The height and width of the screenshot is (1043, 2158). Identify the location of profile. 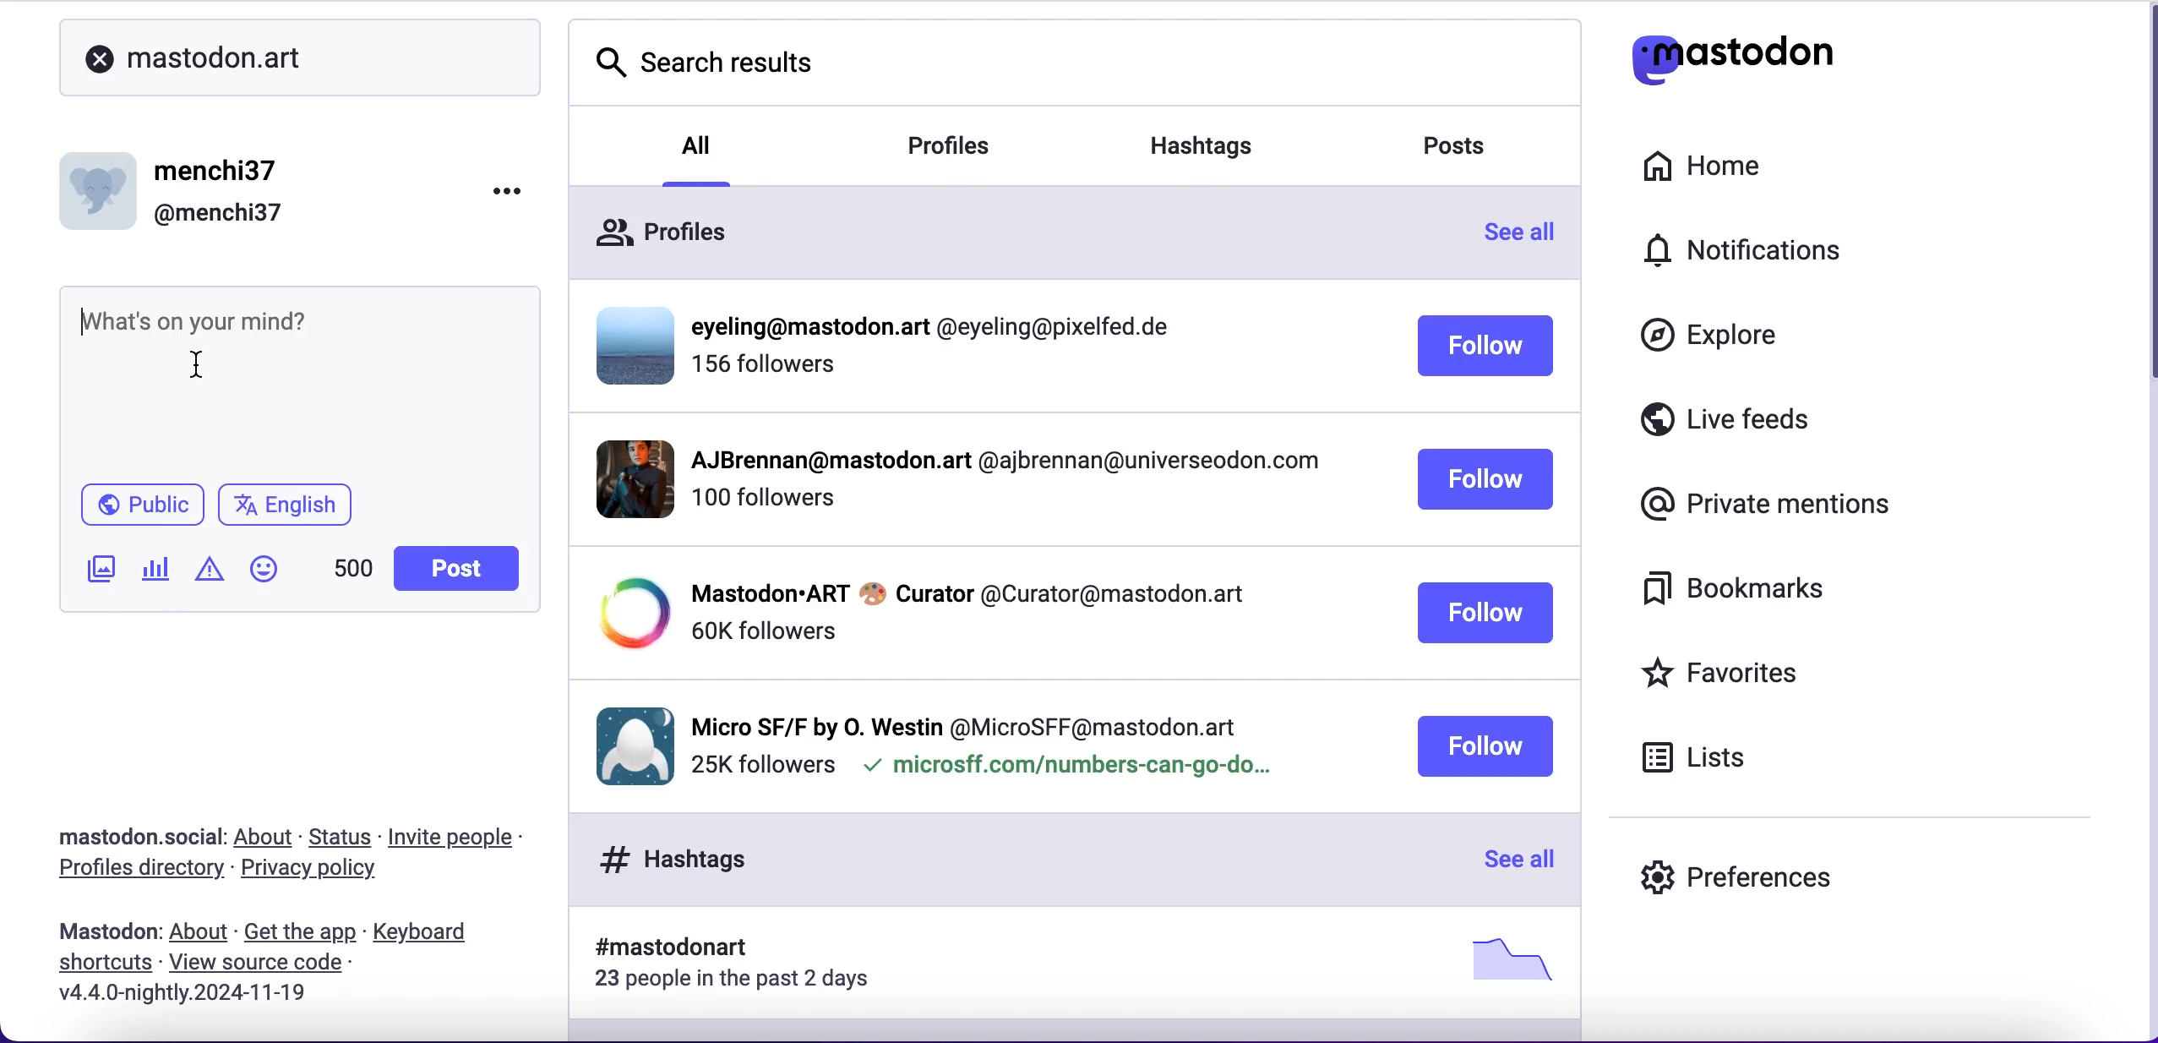
(1002, 465).